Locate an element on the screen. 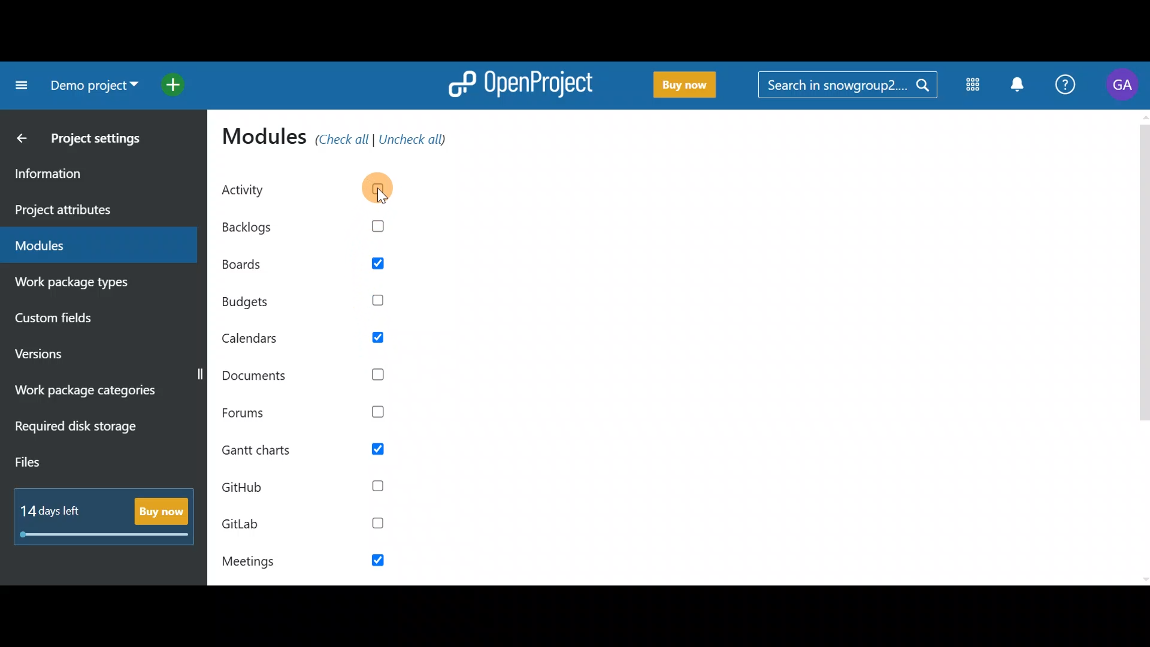  Work package types is located at coordinates (92, 285).